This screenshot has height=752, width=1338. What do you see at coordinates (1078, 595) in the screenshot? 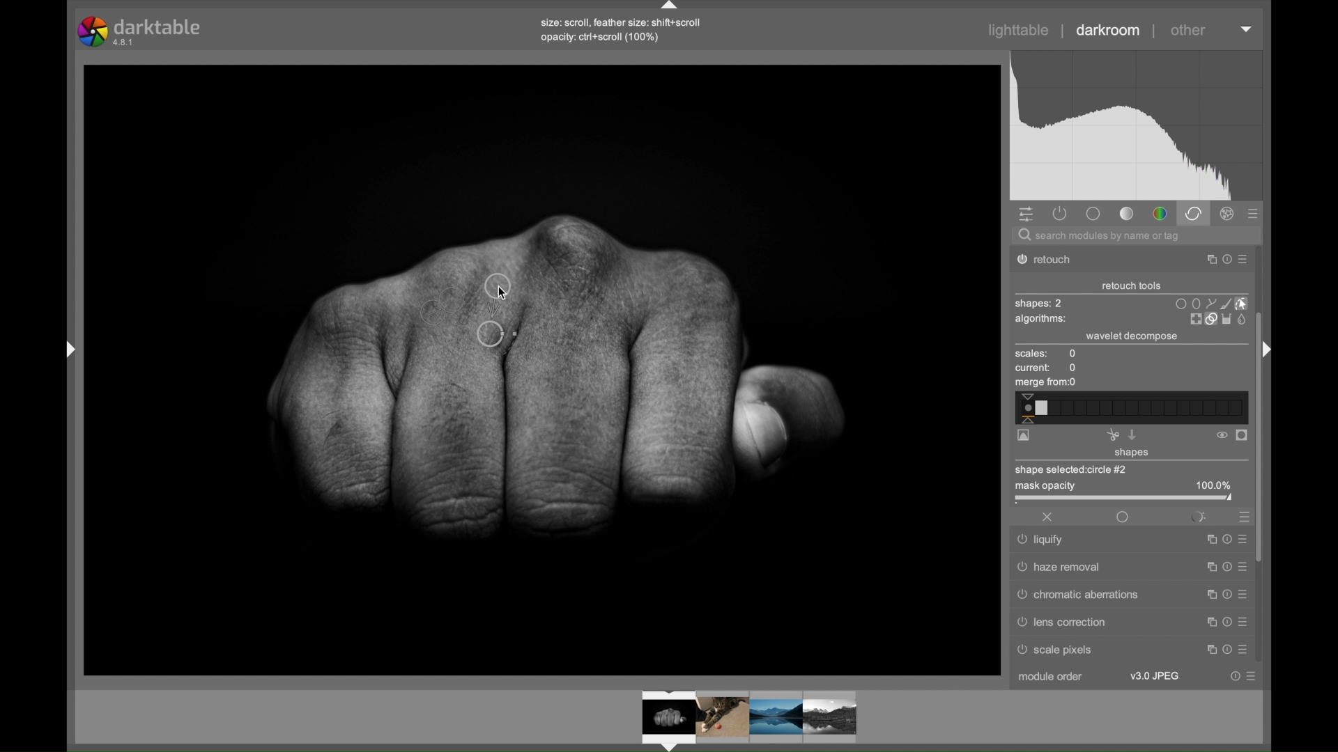
I see `chromatic aberrations` at bounding box center [1078, 595].